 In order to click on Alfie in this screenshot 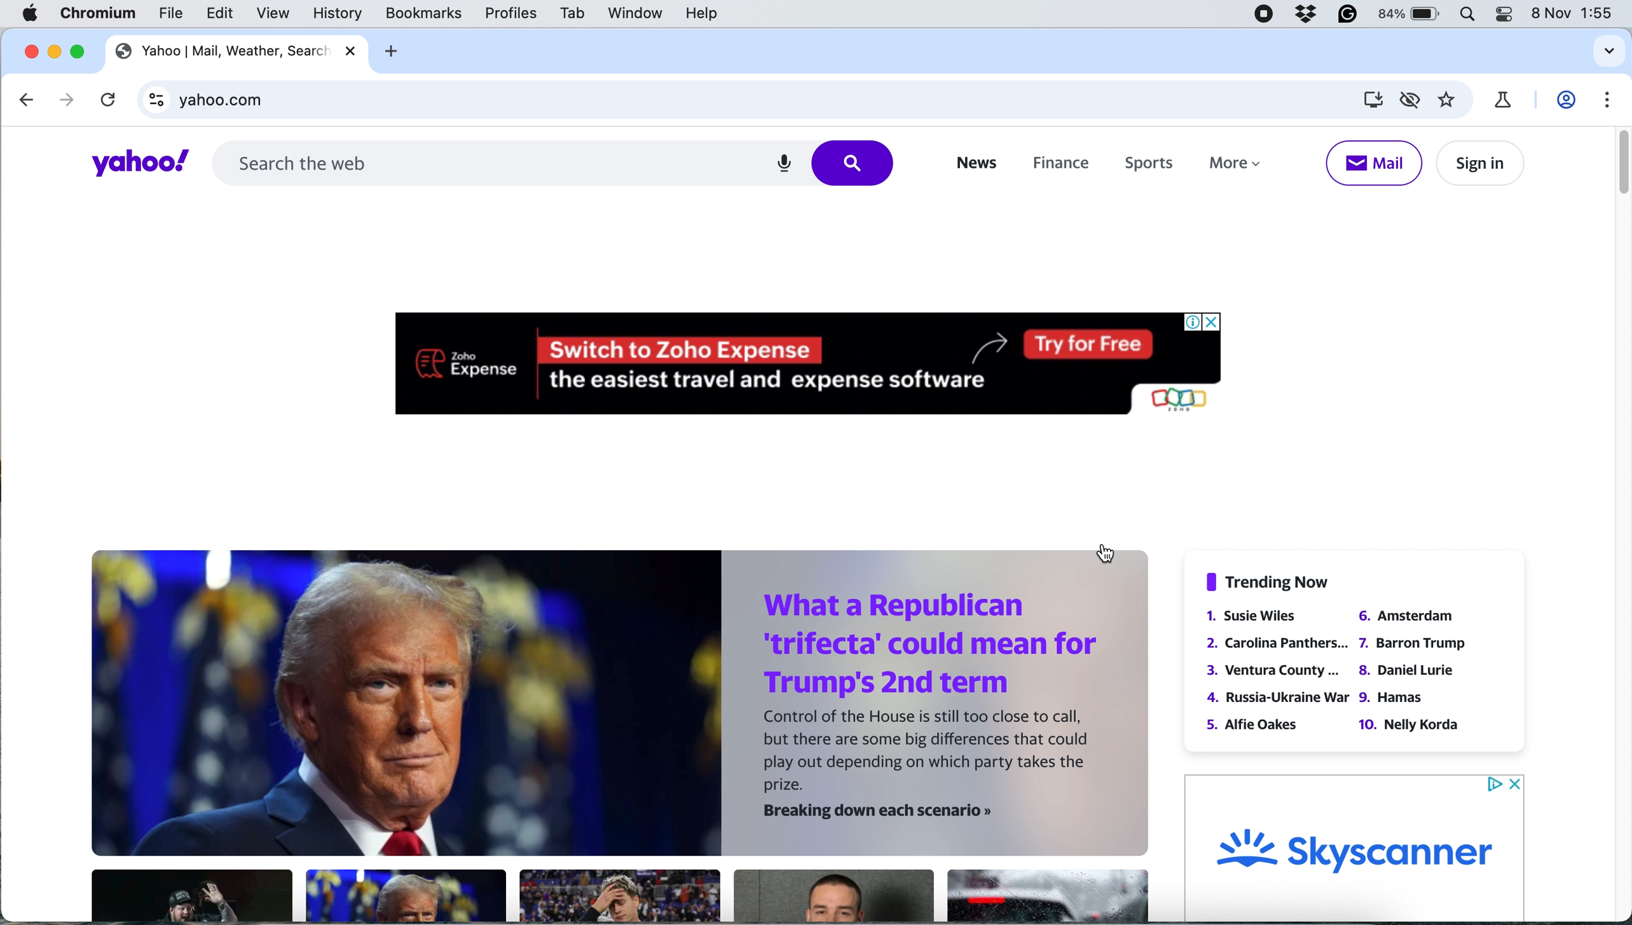, I will do `click(1254, 724)`.